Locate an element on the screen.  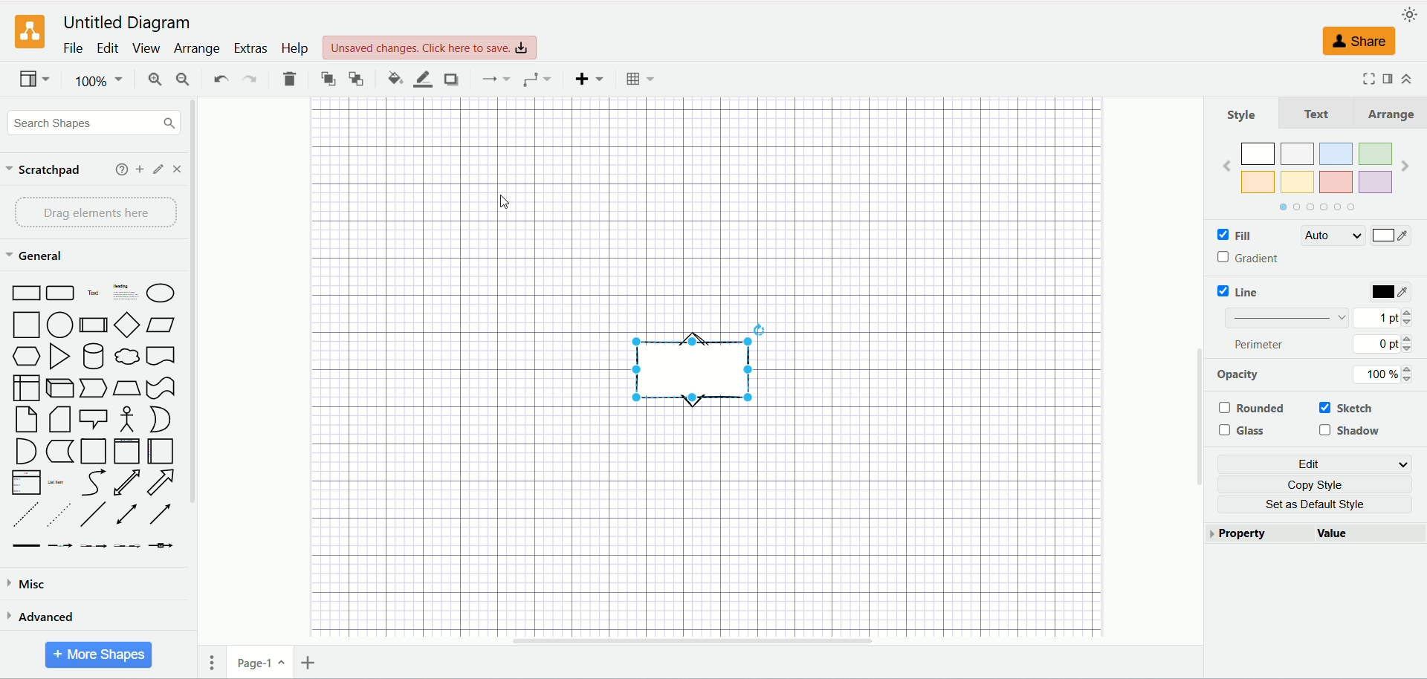
glass is located at coordinates (1243, 432).